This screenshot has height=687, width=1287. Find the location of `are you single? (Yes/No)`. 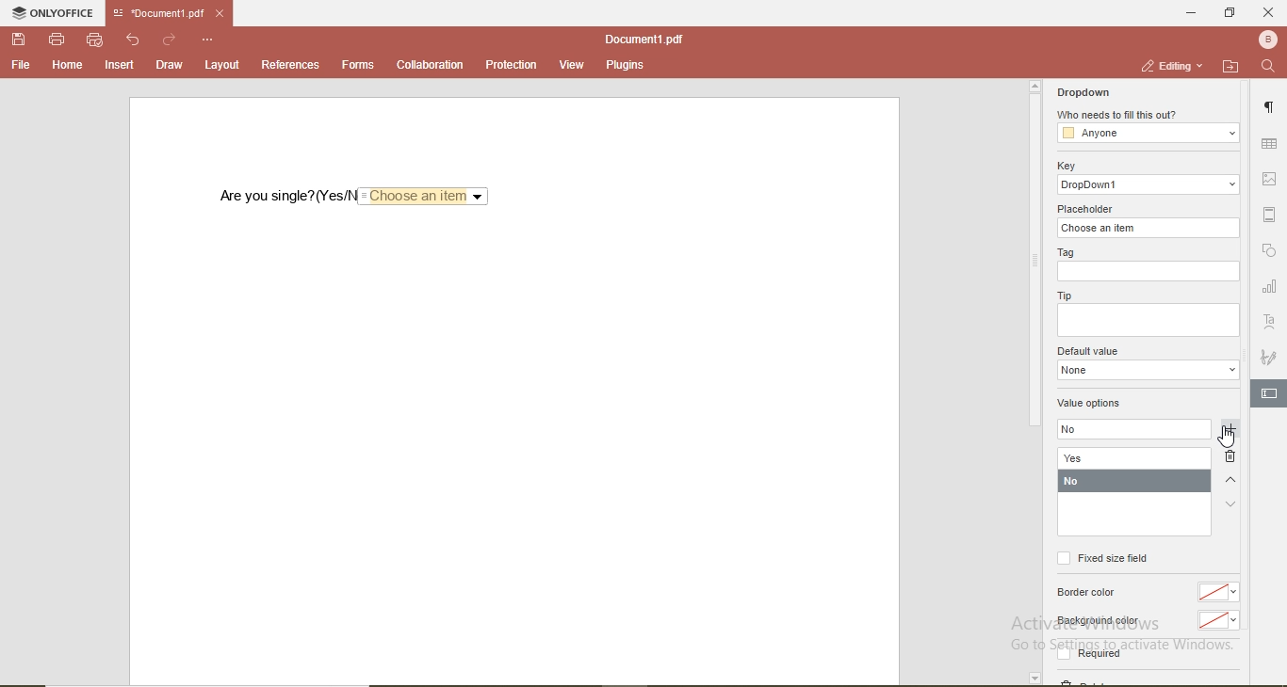

are you single? (Yes/No) is located at coordinates (286, 197).